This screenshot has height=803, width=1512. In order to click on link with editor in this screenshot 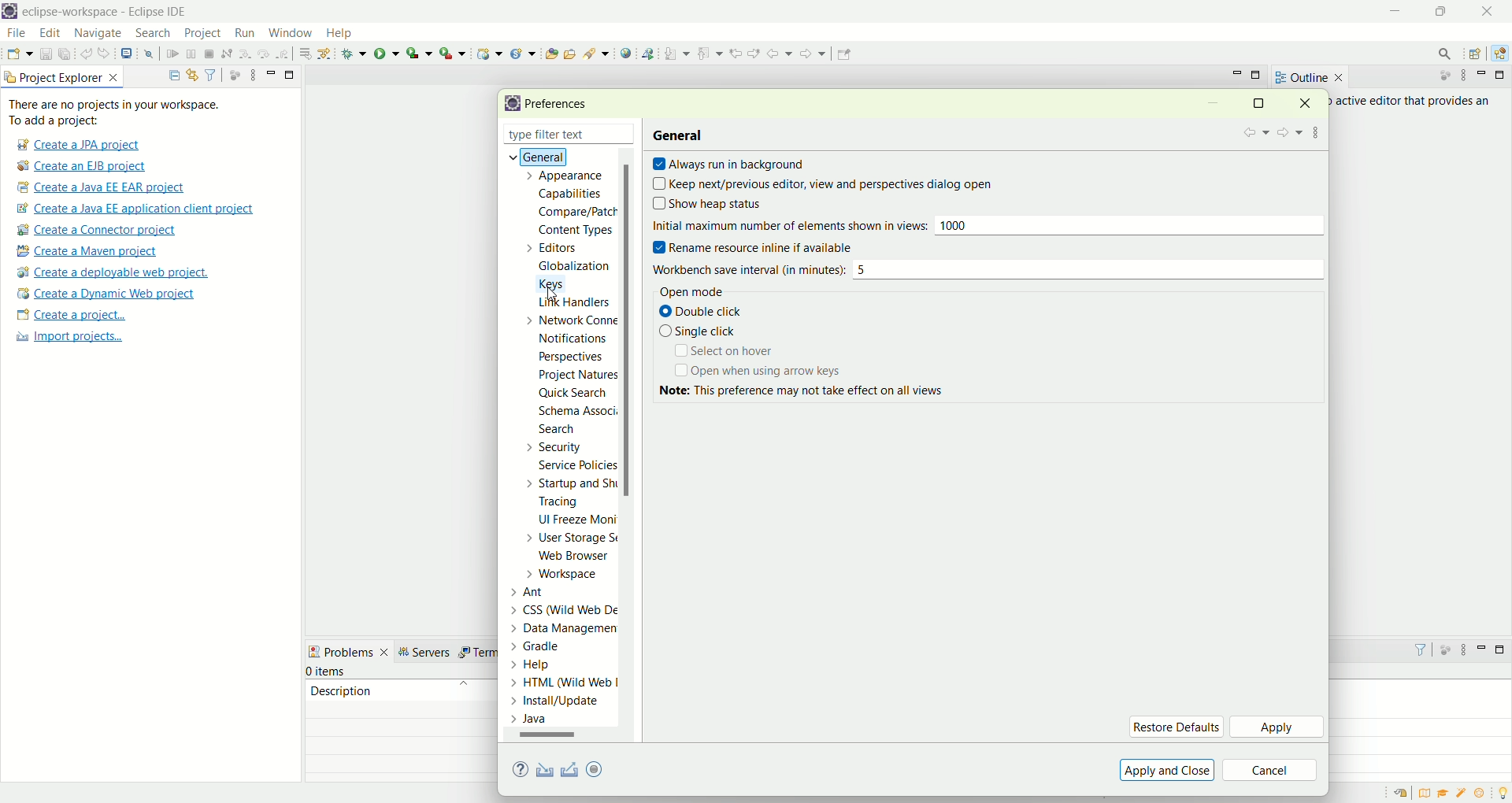, I will do `click(193, 75)`.